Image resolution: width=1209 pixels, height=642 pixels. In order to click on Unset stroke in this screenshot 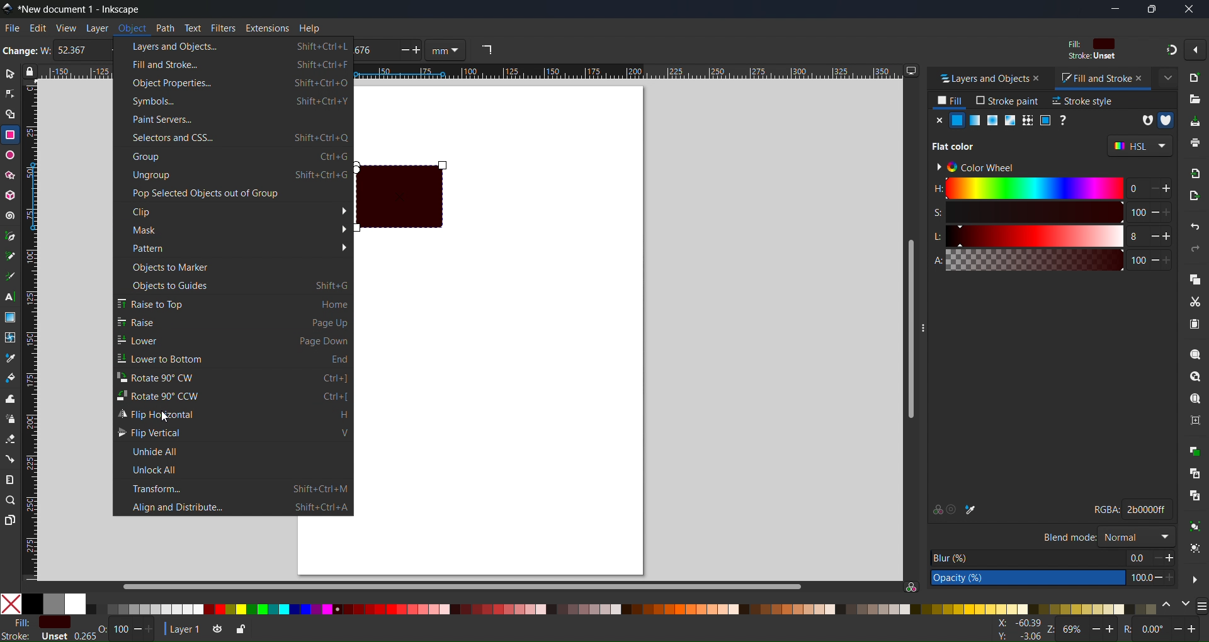, I will do `click(1091, 57)`.